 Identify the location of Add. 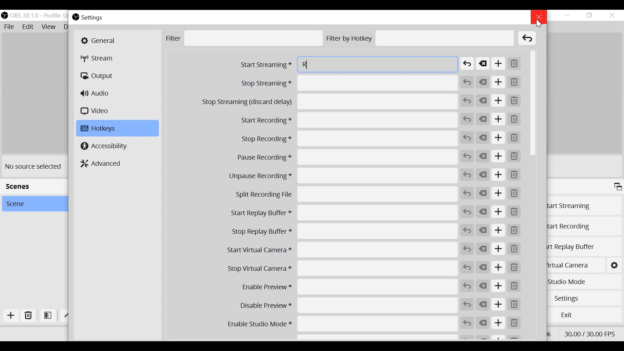
(499, 83).